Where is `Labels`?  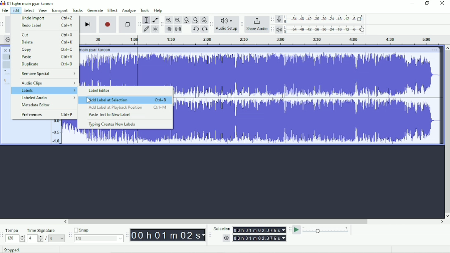 Labels is located at coordinates (45, 90).